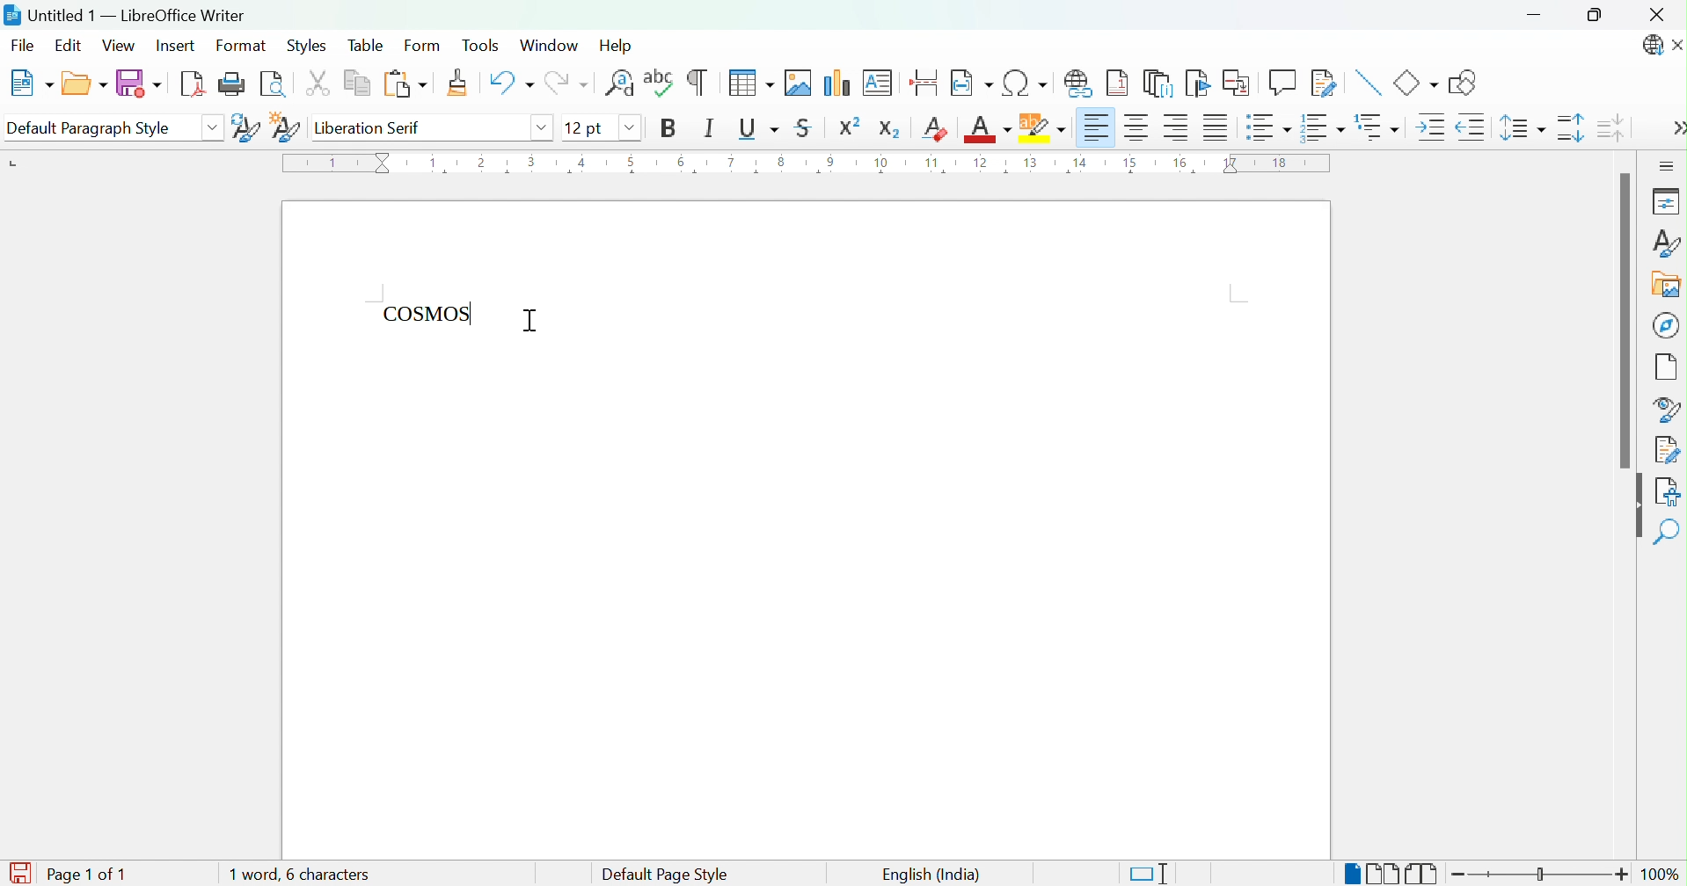 The height and width of the screenshot is (886, 1687). What do you see at coordinates (1669, 532) in the screenshot?
I see `Find` at bounding box center [1669, 532].